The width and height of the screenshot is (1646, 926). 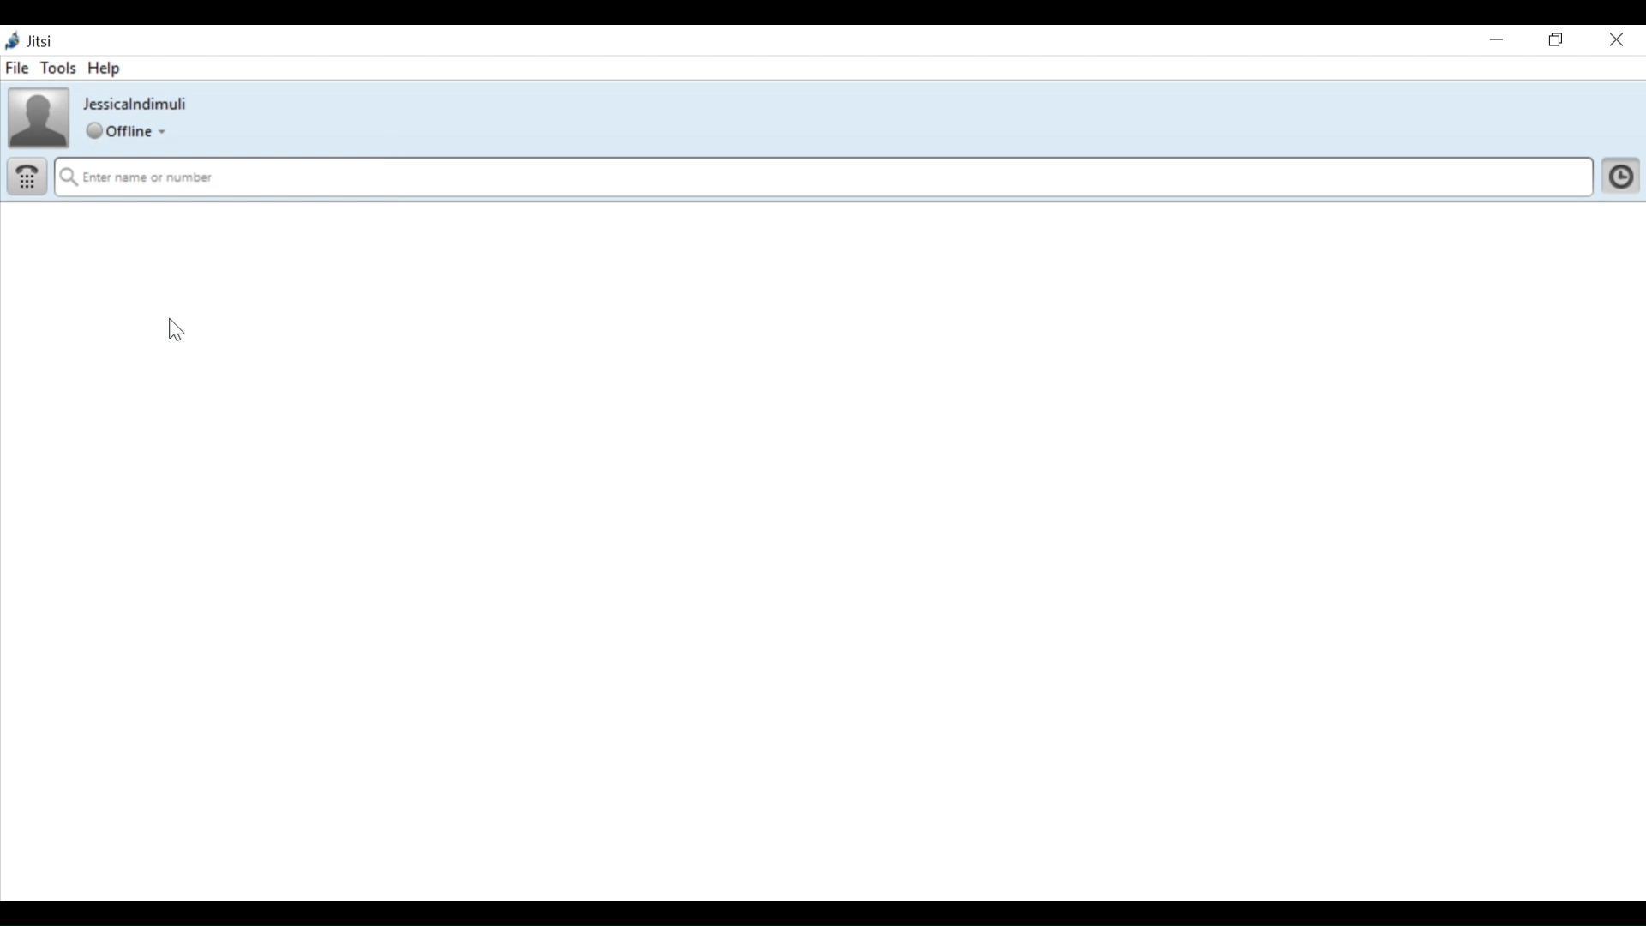 What do you see at coordinates (1498, 41) in the screenshot?
I see `Minimize` at bounding box center [1498, 41].